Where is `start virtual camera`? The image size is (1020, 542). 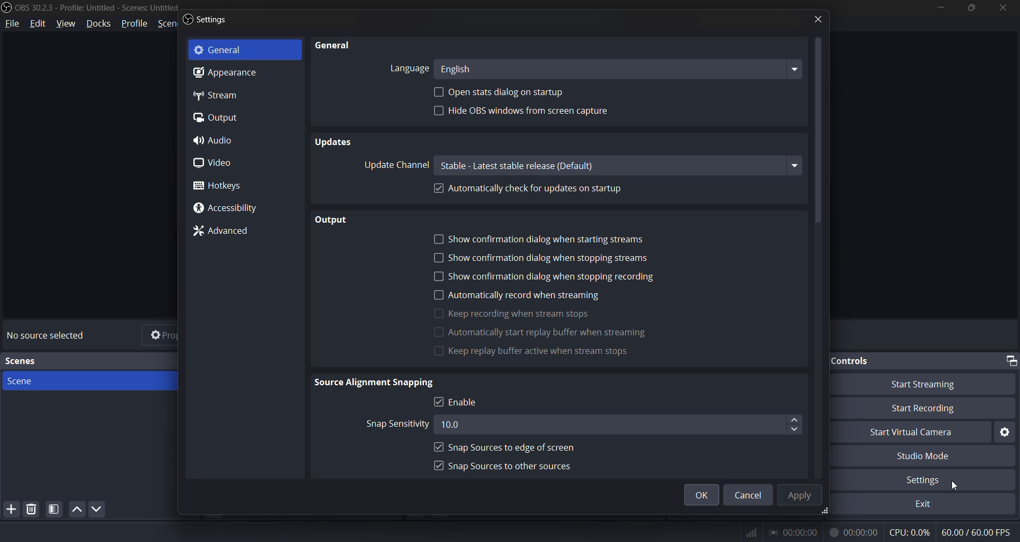
start virtual camera is located at coordinates (910, 433).